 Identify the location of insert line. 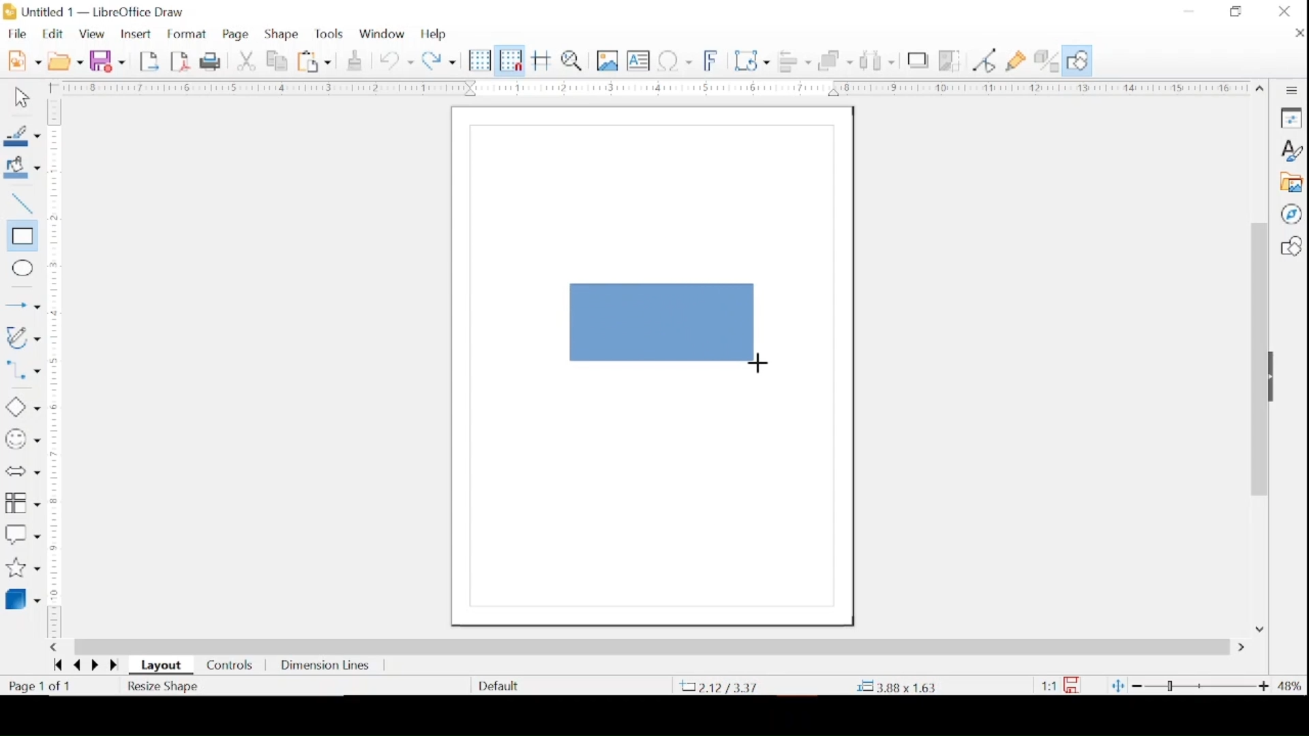
(22, 307).